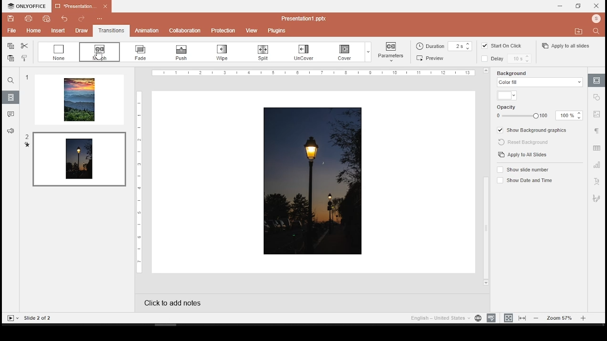 The image size is (607, 341). Describe the element at coordinates (598, 6) in the screenshot. I see `close window` at that location.